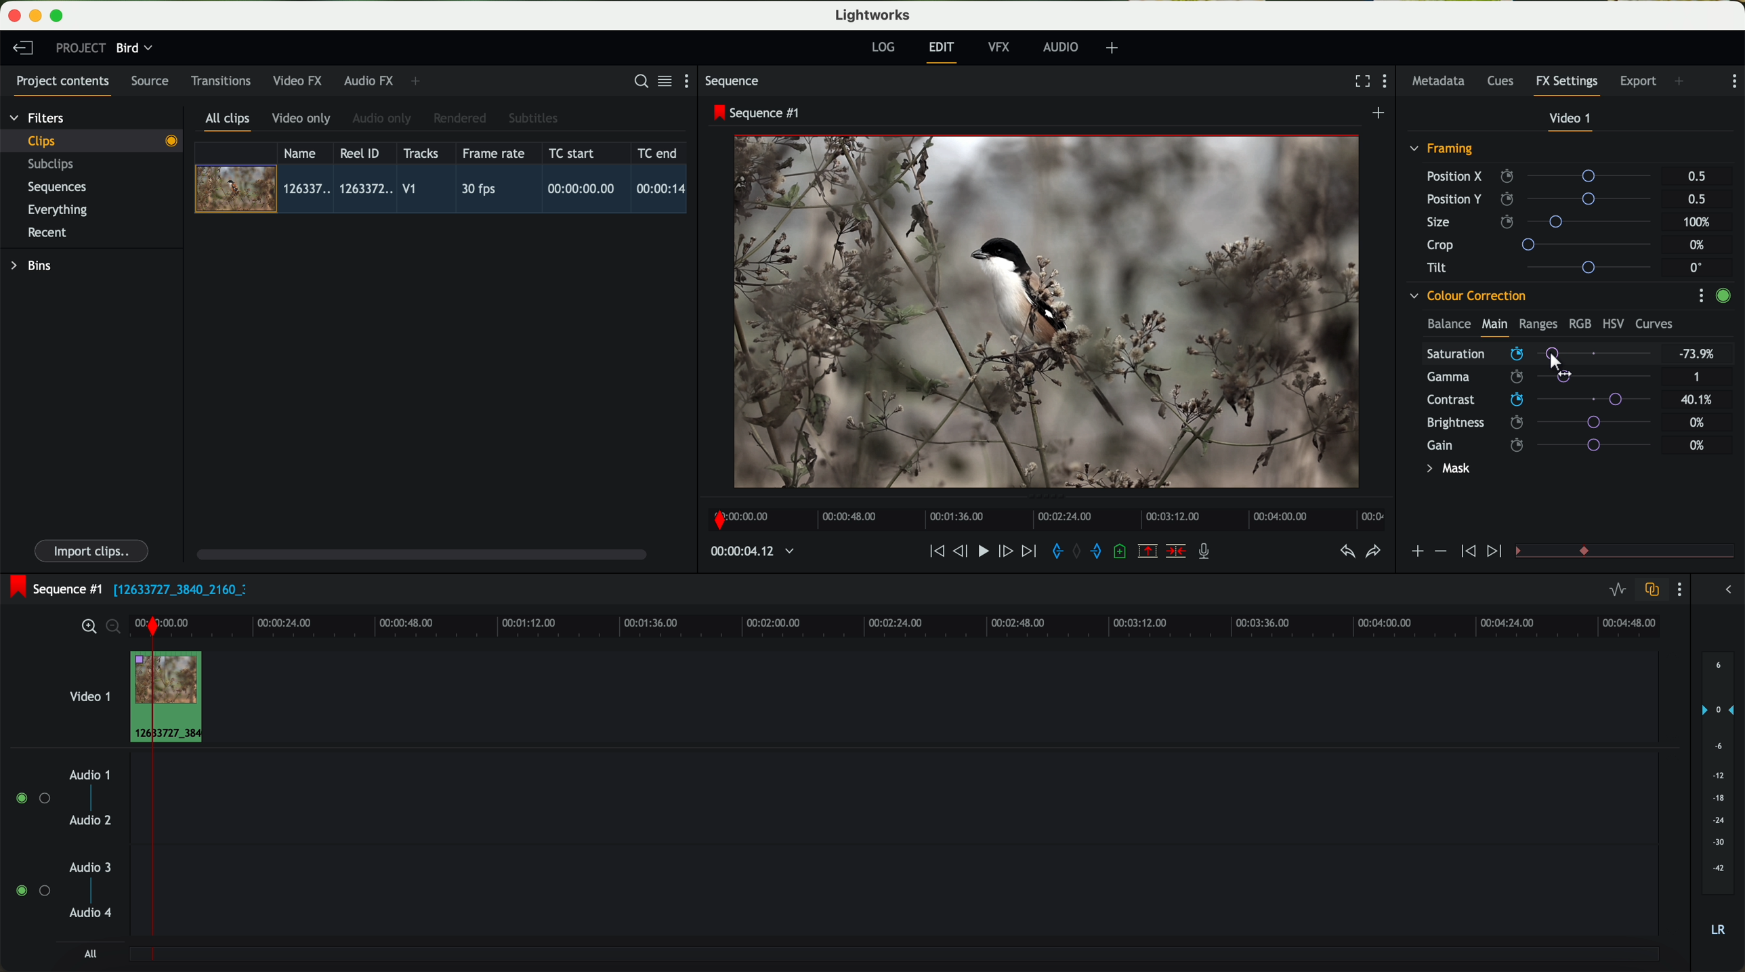 The height and width of the screenshot is (972, 1745). What do you see at coordinates (658, 152) in the screenshot?
I see `TC end` at bounding box center [658, 152].